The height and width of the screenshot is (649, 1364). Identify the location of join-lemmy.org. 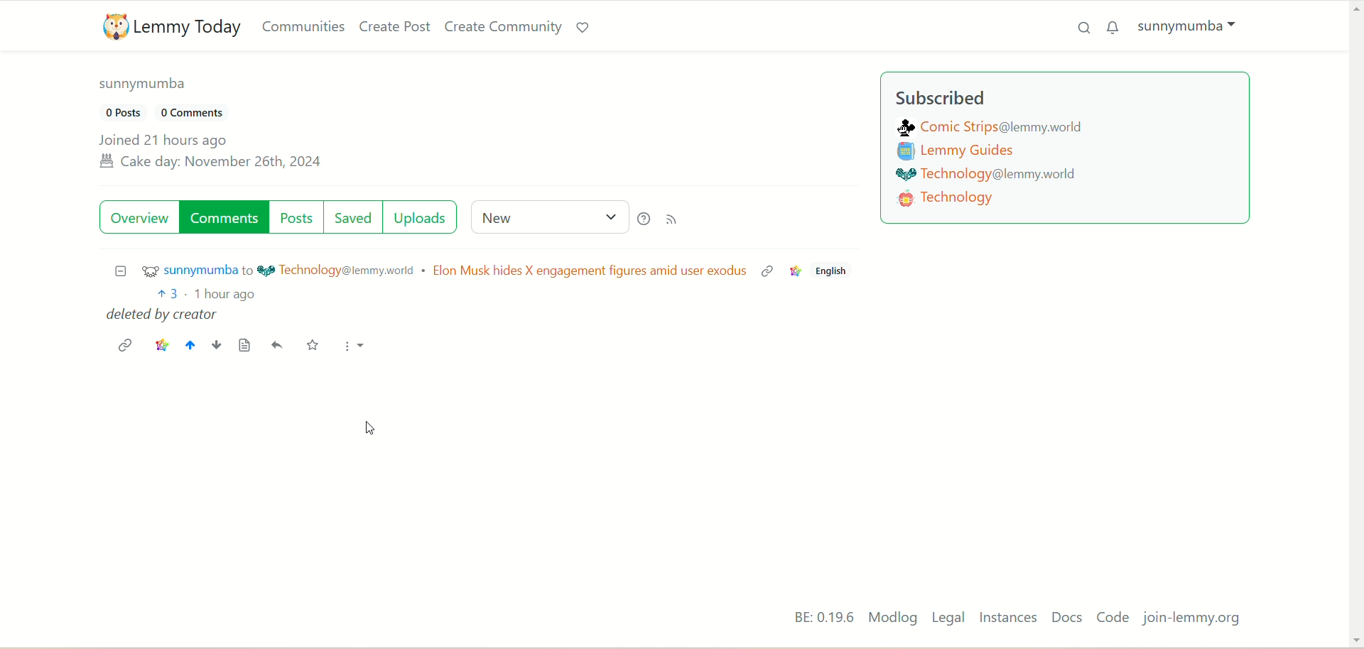
(1193, 618).